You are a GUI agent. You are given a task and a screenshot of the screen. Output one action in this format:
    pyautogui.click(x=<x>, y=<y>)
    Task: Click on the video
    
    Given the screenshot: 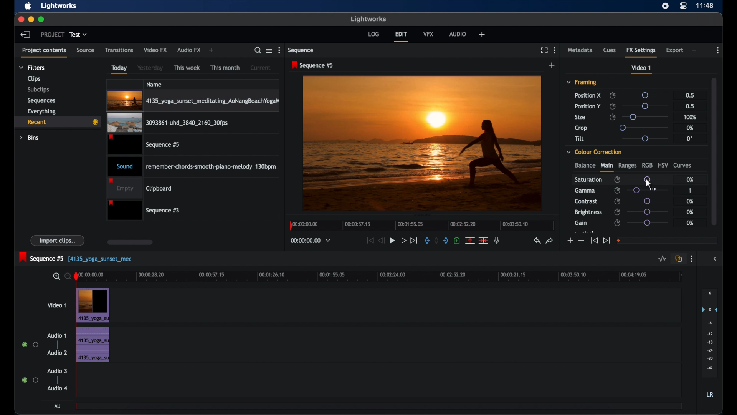 What is the action you would take?
    pyautogui.click(x=93, y=305)
    